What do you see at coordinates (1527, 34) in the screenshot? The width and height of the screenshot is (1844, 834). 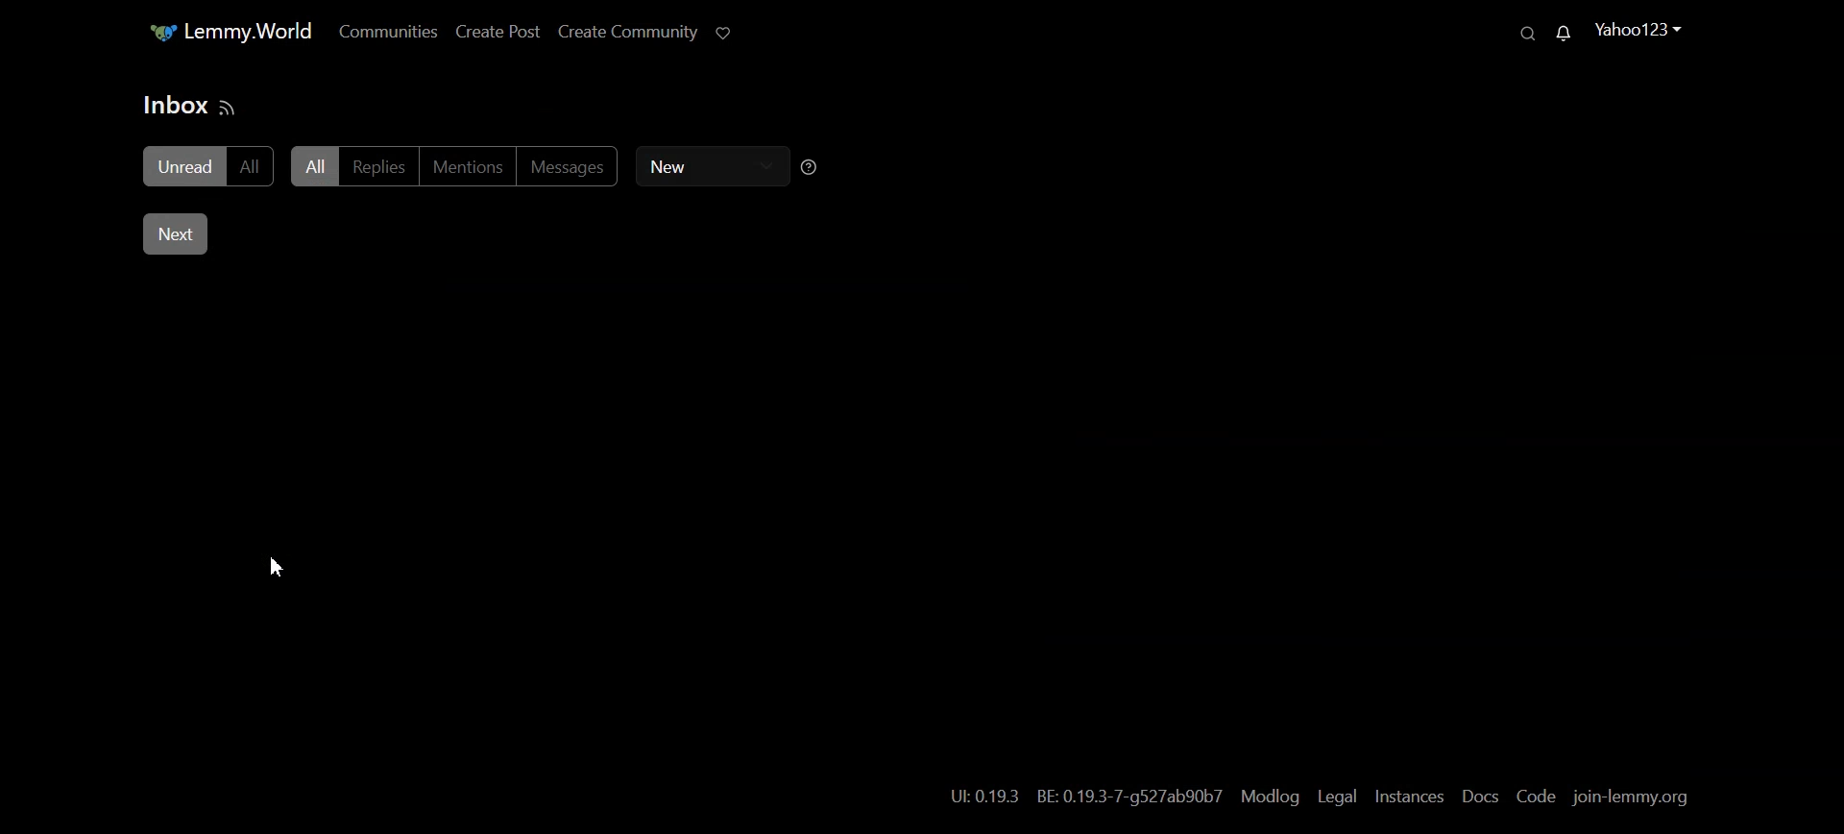 I see `Search` at bounding box center [1527, 34].